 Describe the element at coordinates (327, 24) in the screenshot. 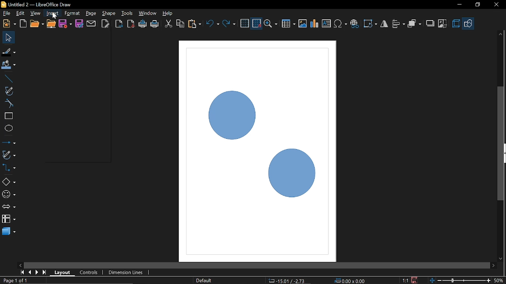

I see `Text` at that location.